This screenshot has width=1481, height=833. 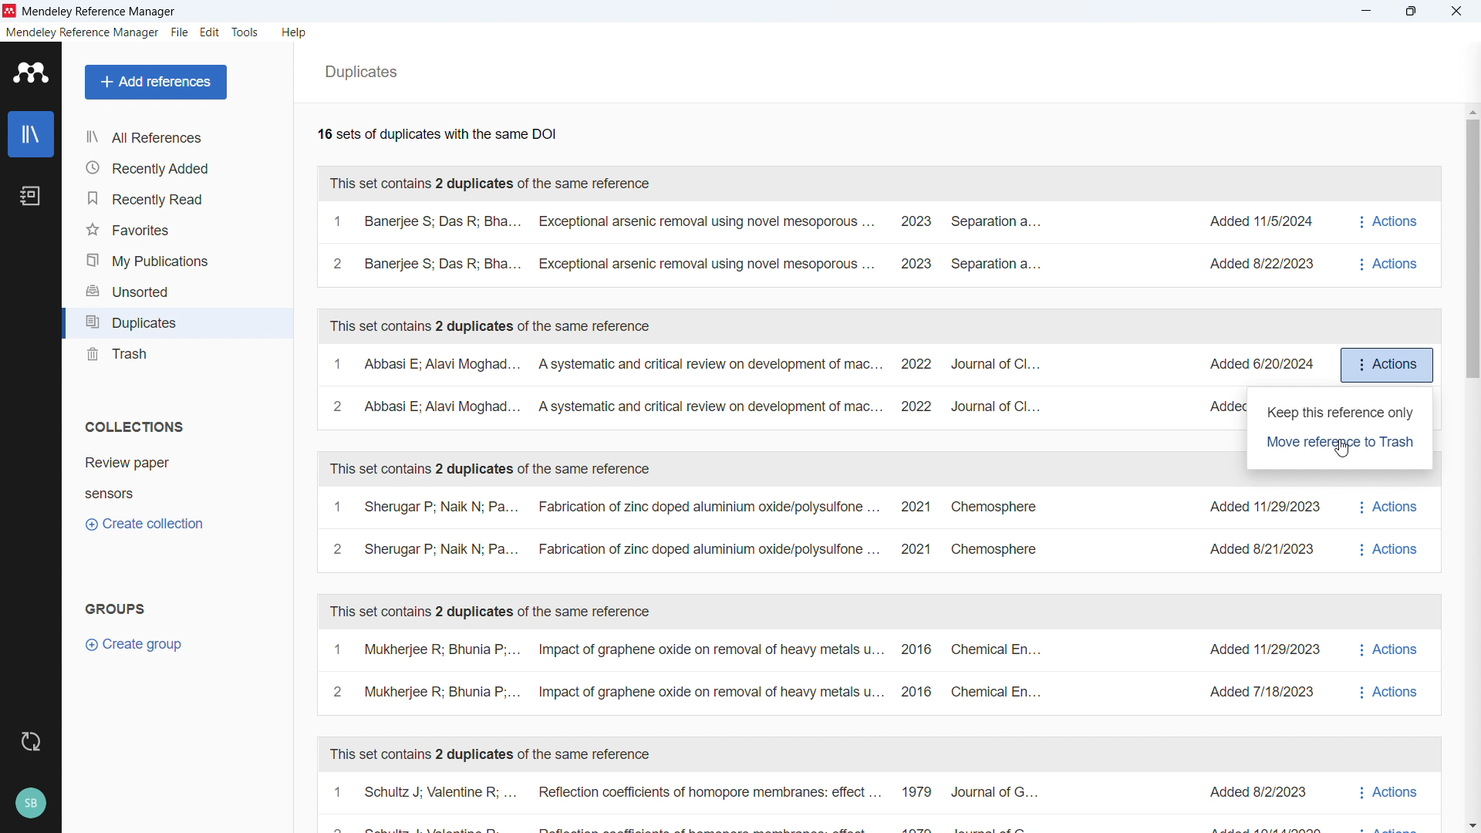 I want to click on profile, so click(x=29, y=803).